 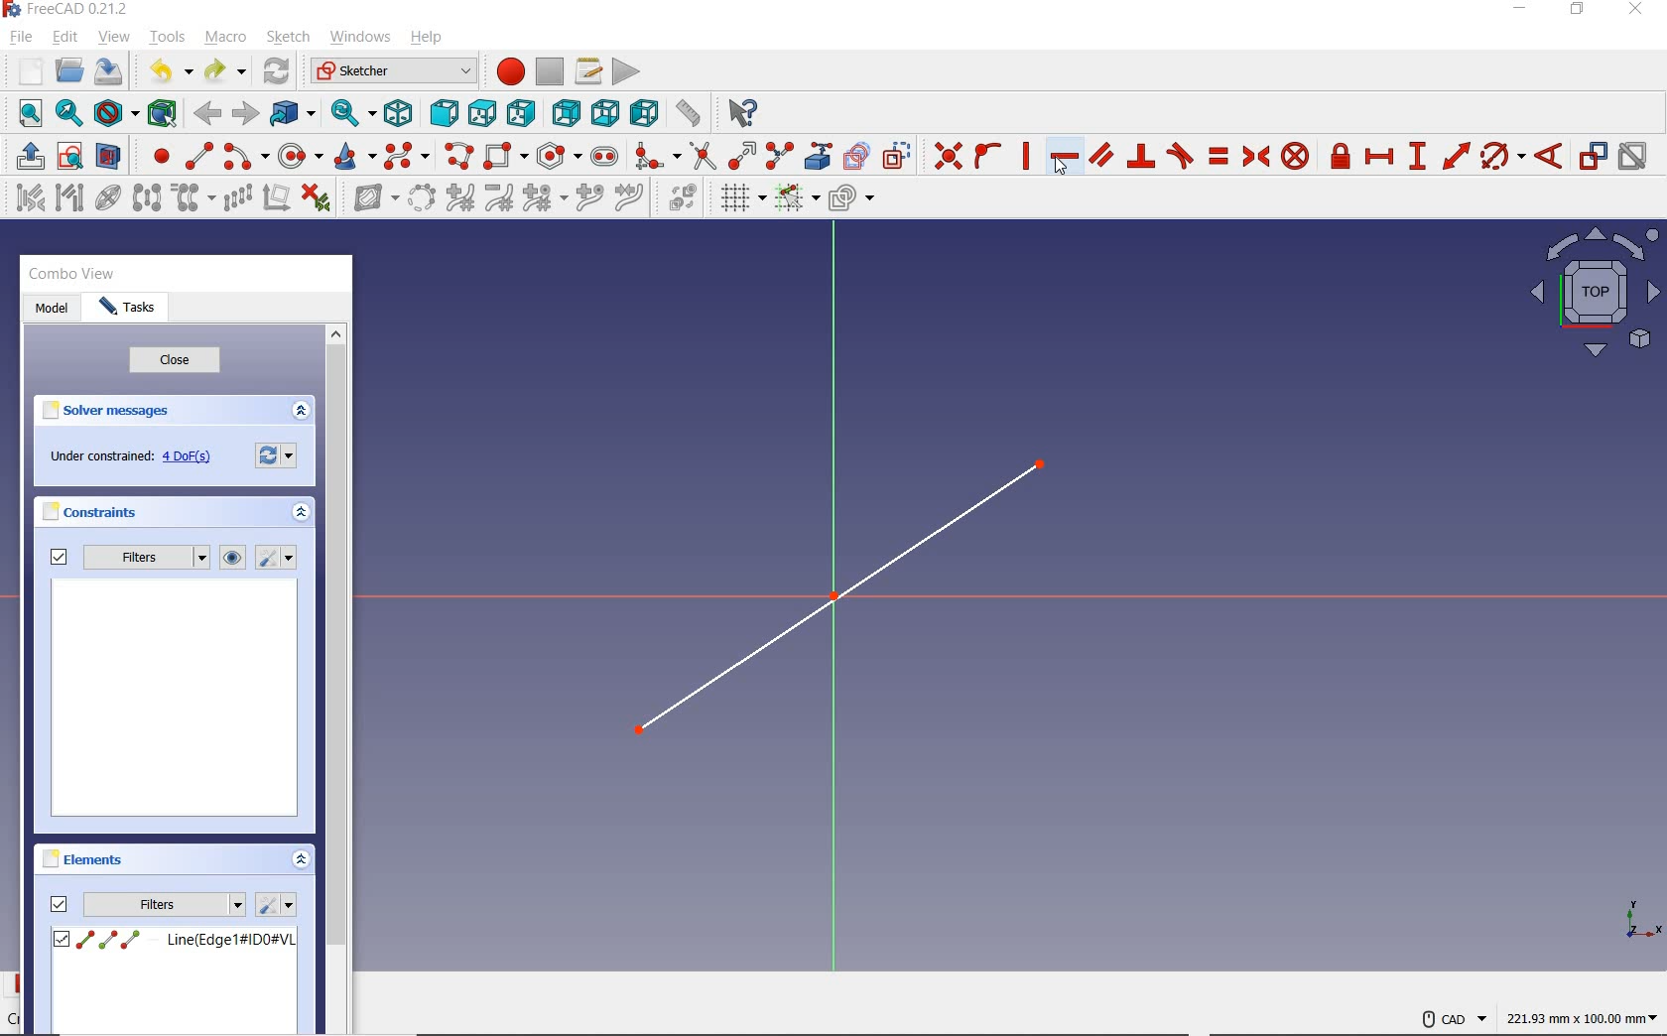 What do you see at coordinates (1140, 156) in the screenshot?
I see `CONSTRAIN PERPENDICULAR` at bounding box center [1140, 156].